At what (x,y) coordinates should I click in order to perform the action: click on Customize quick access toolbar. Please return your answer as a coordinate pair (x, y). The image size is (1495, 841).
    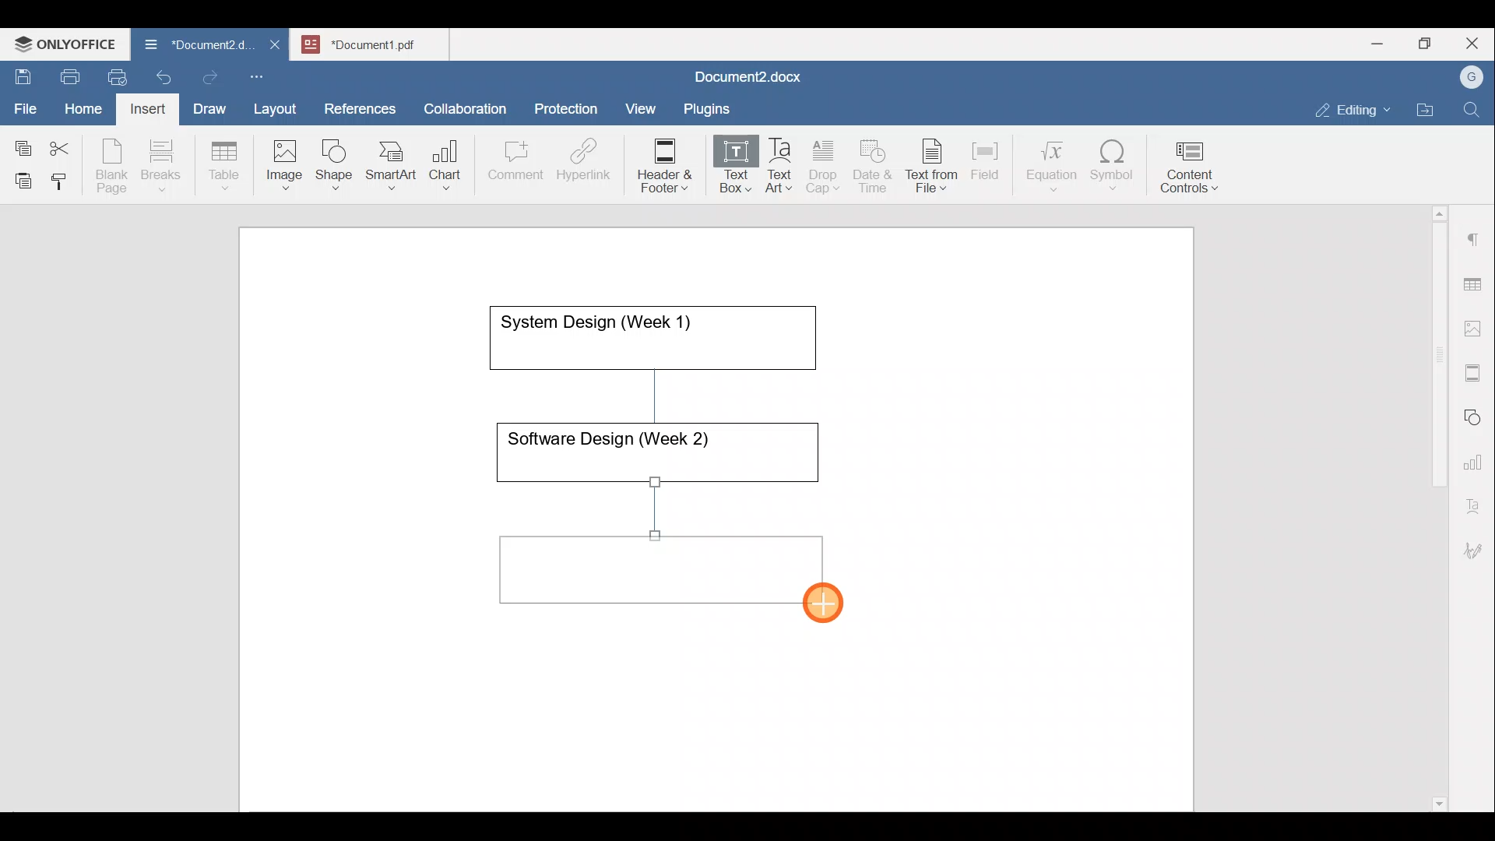
    Looking at the image, I should click on (262, 74).